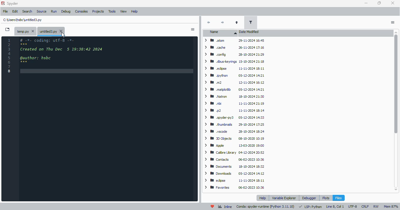  What do you see at coordinates (233, 117) in the screenshot?
I see `> BW spyderpy3 05-12-2024 14:33` at bounding box center [233, 117].